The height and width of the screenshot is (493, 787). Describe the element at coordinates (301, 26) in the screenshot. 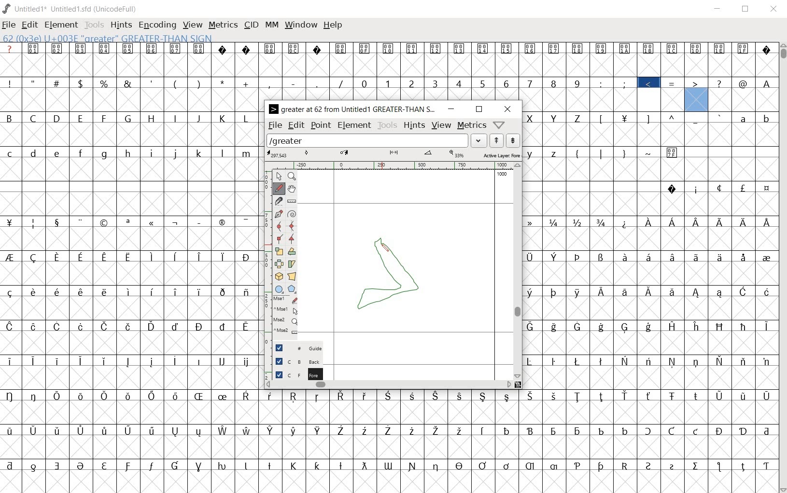

I see `window` at that location.